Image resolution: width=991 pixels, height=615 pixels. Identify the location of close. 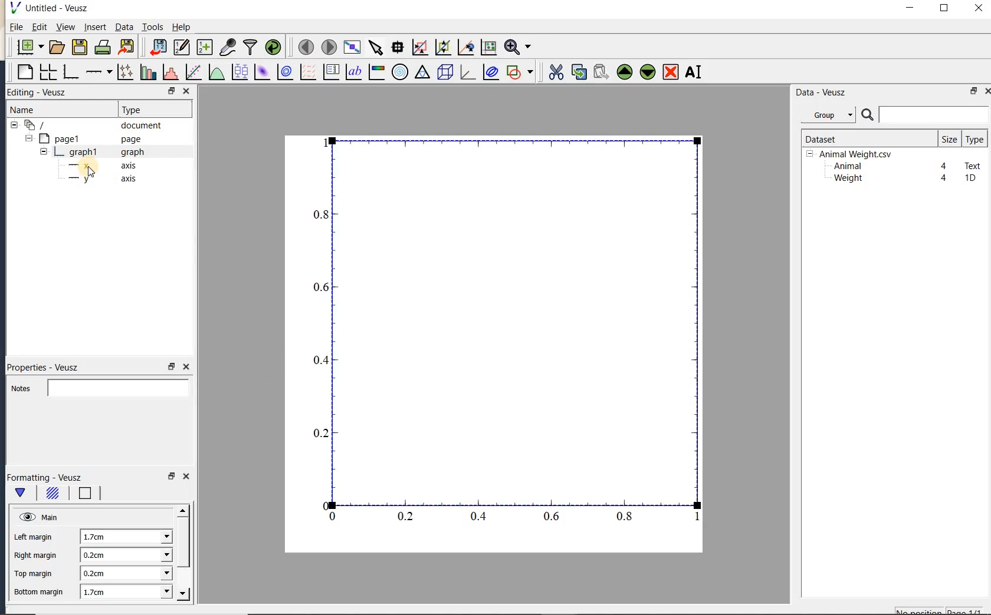
(186, 367).